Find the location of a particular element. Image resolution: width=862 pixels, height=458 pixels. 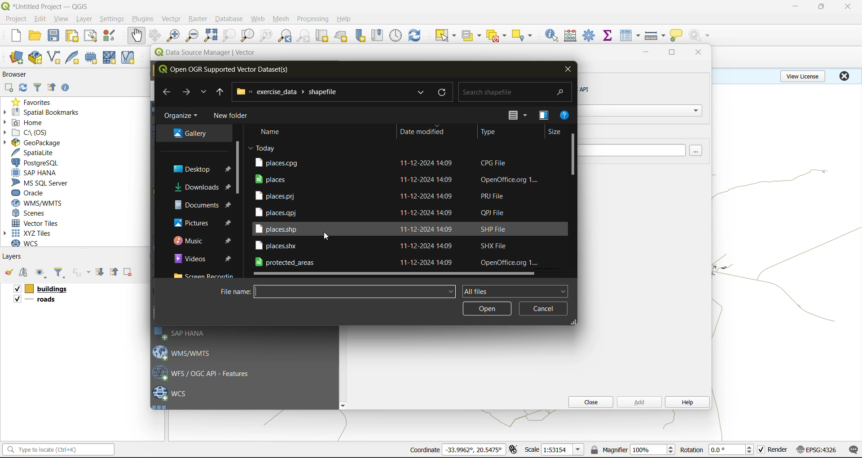

open is located at coordinates (9, 272).